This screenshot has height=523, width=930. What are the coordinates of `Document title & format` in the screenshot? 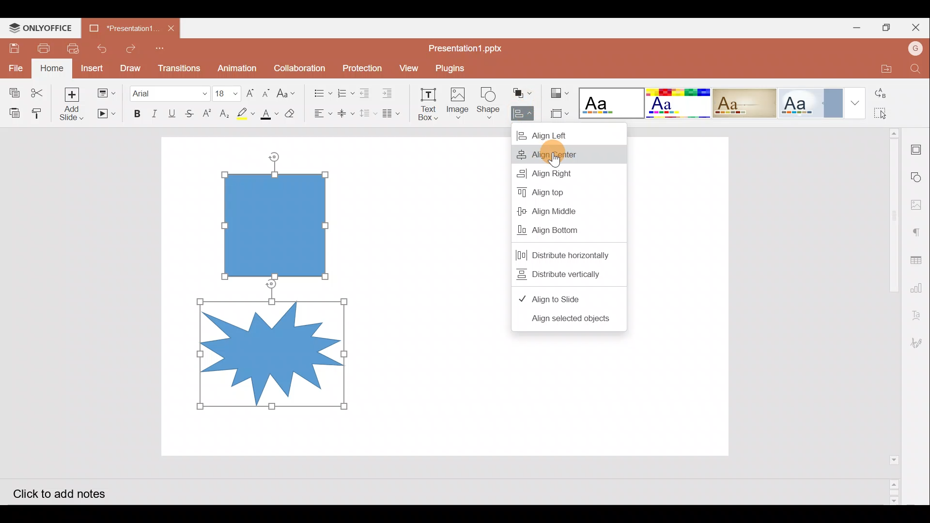 It's located at (468, 46).